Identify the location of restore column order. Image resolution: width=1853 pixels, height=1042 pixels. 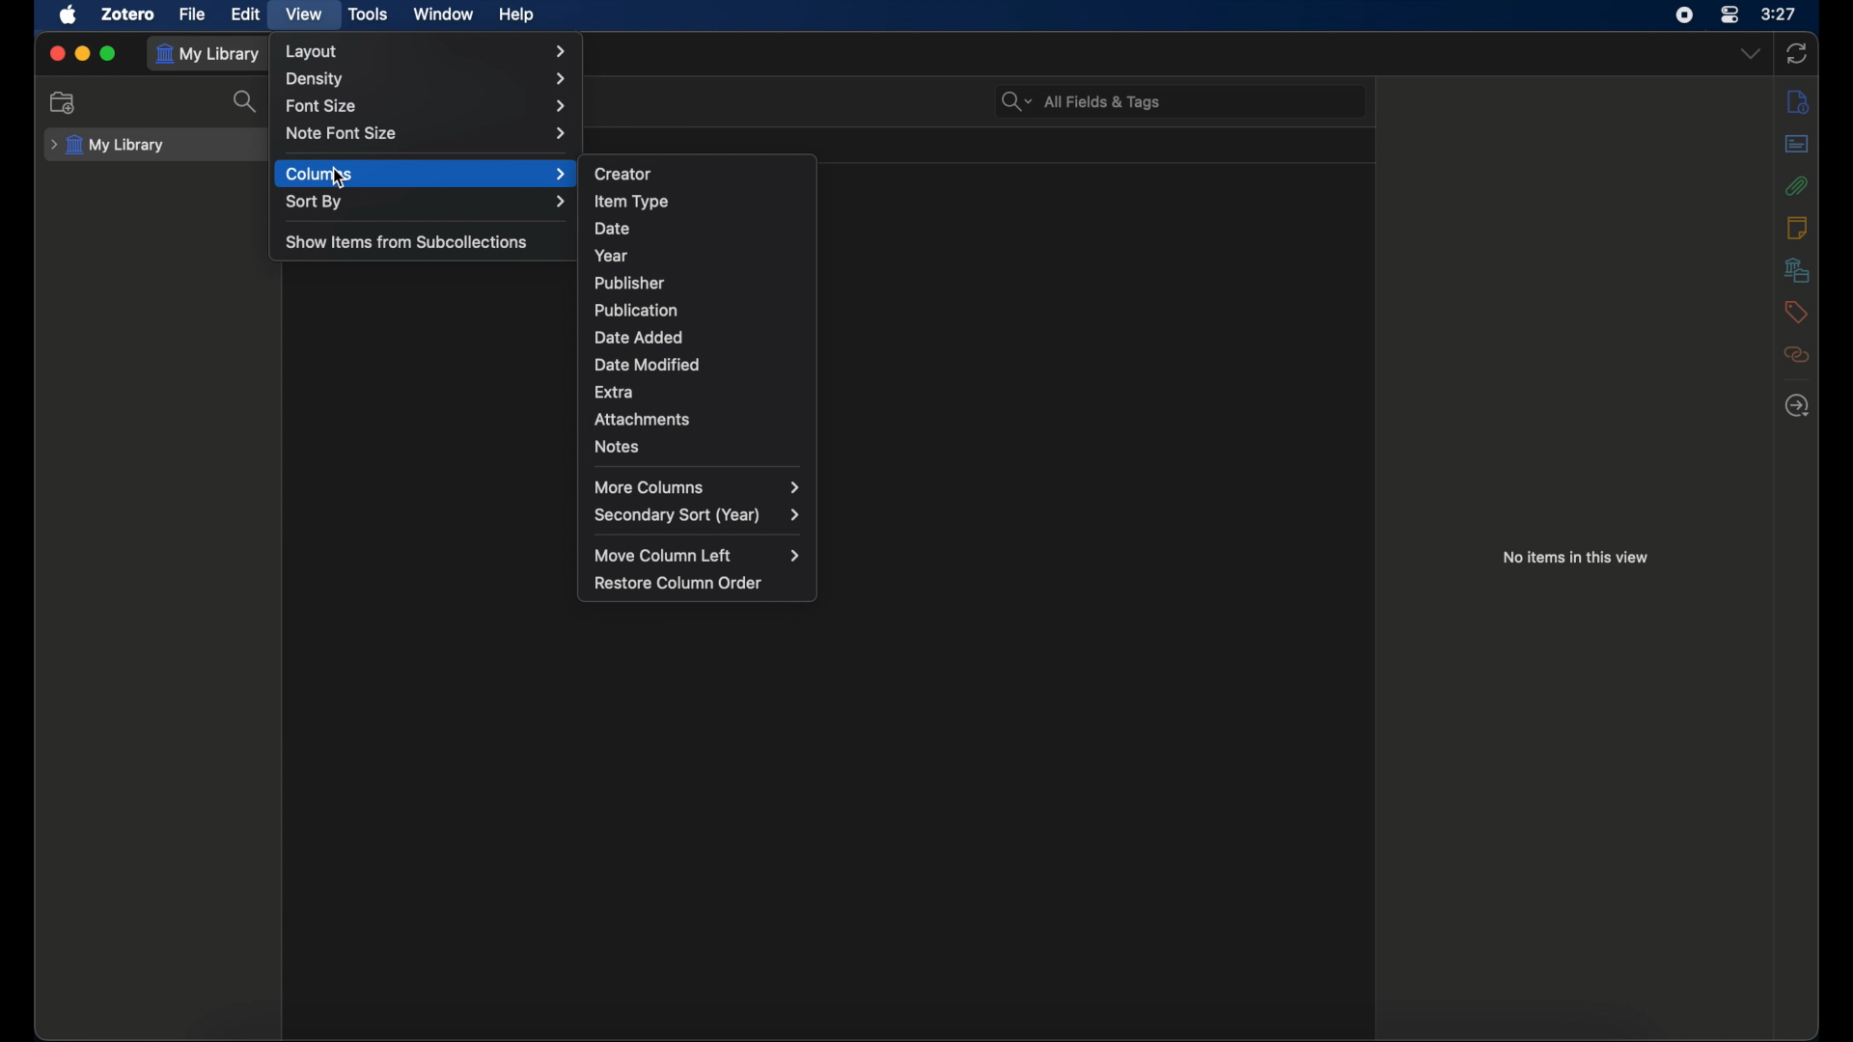
(679, 584).